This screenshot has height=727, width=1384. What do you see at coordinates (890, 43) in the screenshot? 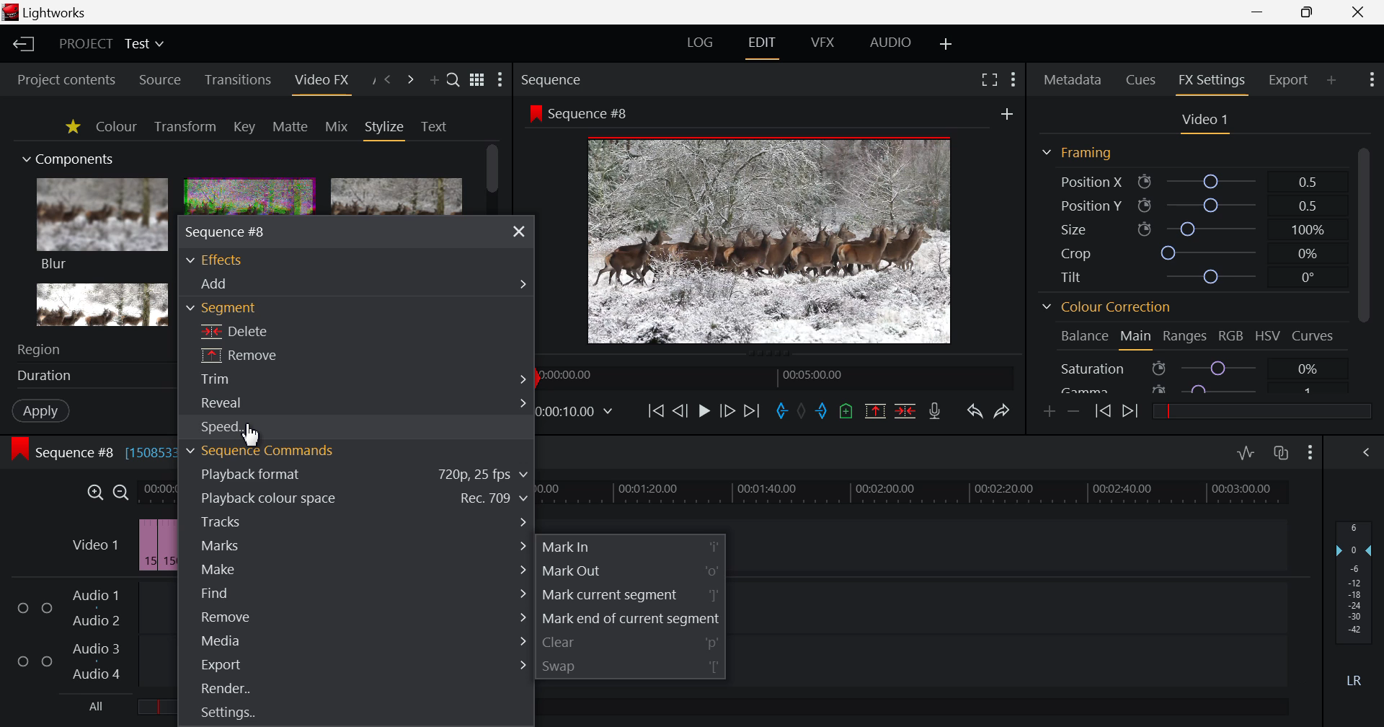
I see `AUDIO Layout` at bounding box center [890, 43].